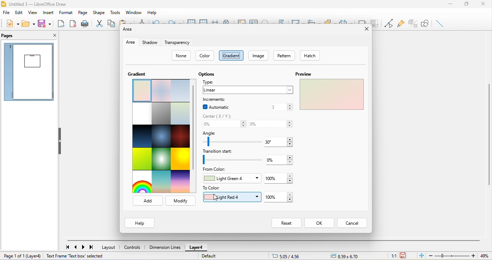 Image resolution: width=492 pixels, height=260 pixels. I want to click on file, so click(6, 12).